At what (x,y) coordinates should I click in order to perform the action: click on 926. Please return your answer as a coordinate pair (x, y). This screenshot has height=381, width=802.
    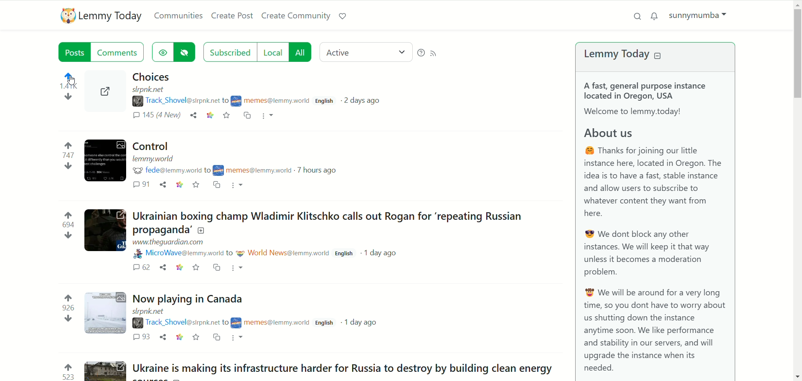
    Looking at the image, I should click on (67, 307).